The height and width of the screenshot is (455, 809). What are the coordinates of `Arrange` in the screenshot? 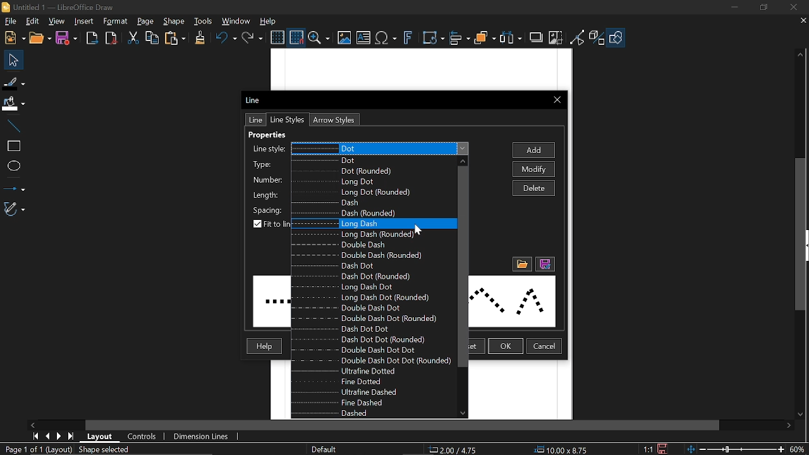 It's located at (485, 38).